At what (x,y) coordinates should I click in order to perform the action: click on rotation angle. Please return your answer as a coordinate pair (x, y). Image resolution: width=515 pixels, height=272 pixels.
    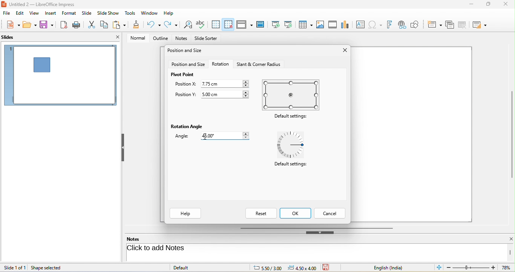
    Looking at the image, I should click on (188, 127).